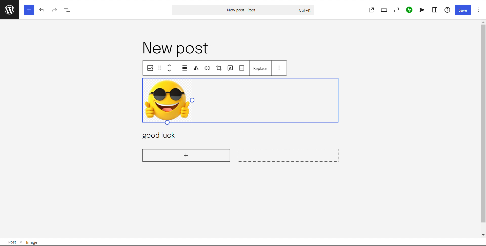 The image size is (486, 246). What do you see at coordinates (478, 10) in the screenshot?
I see `options` at bounding box center [478, 10].